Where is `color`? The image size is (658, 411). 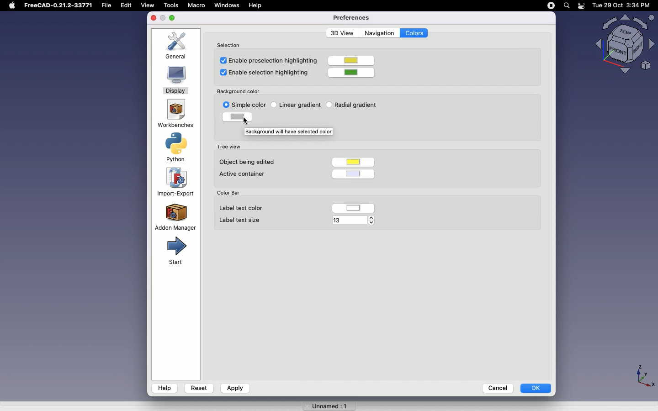
color is located at coordinates (356, 160).